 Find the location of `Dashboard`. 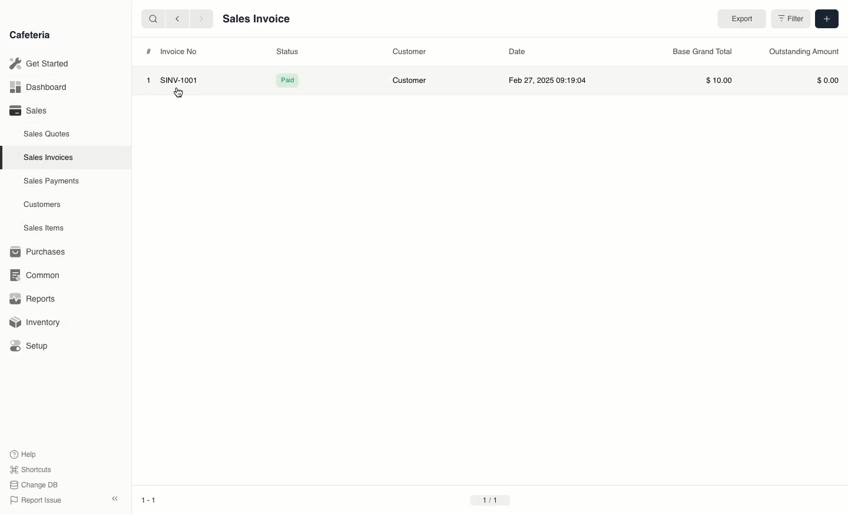

Dashboard is located at coordinates (38, 87).